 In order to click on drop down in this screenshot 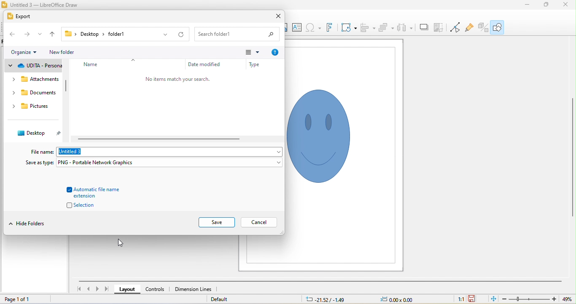, I will do `click(15, 93)`.